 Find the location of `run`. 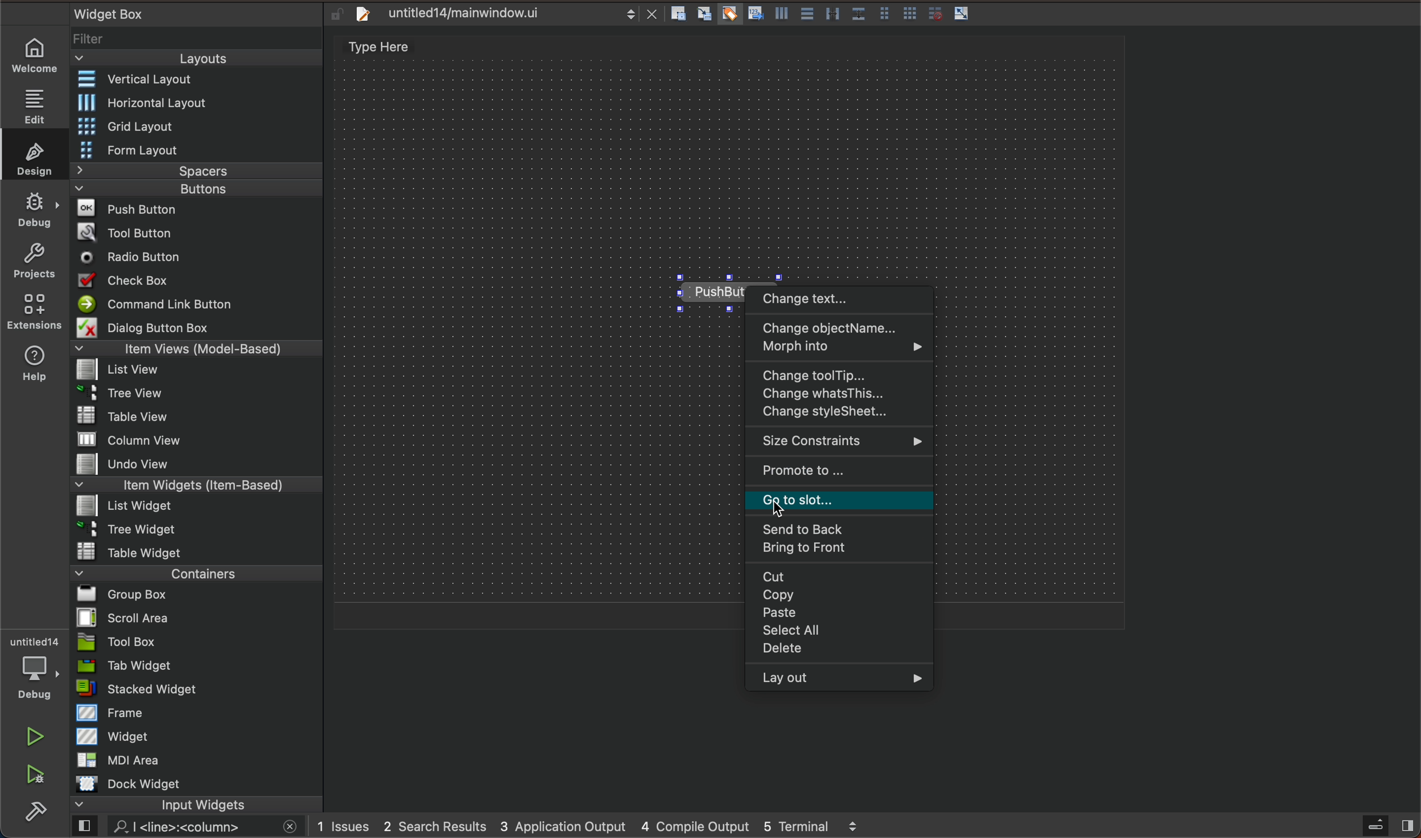

run is located at coordinates (33, 736).